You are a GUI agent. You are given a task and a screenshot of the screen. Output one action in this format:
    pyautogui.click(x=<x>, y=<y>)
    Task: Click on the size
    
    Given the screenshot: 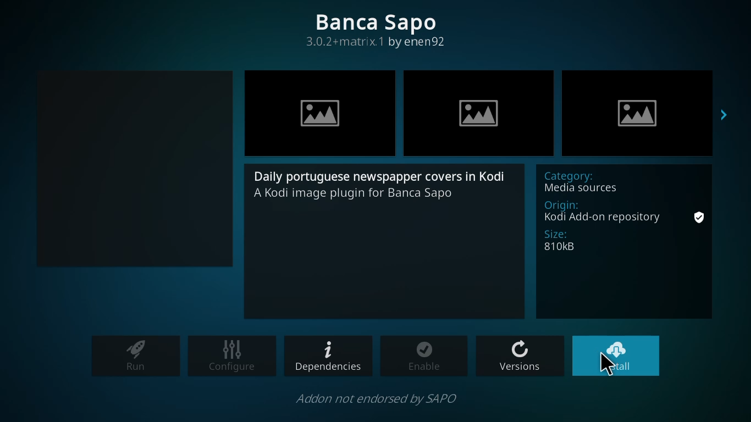 What is the action you would take?
    pyautogui.click(x=573, y=241)
    